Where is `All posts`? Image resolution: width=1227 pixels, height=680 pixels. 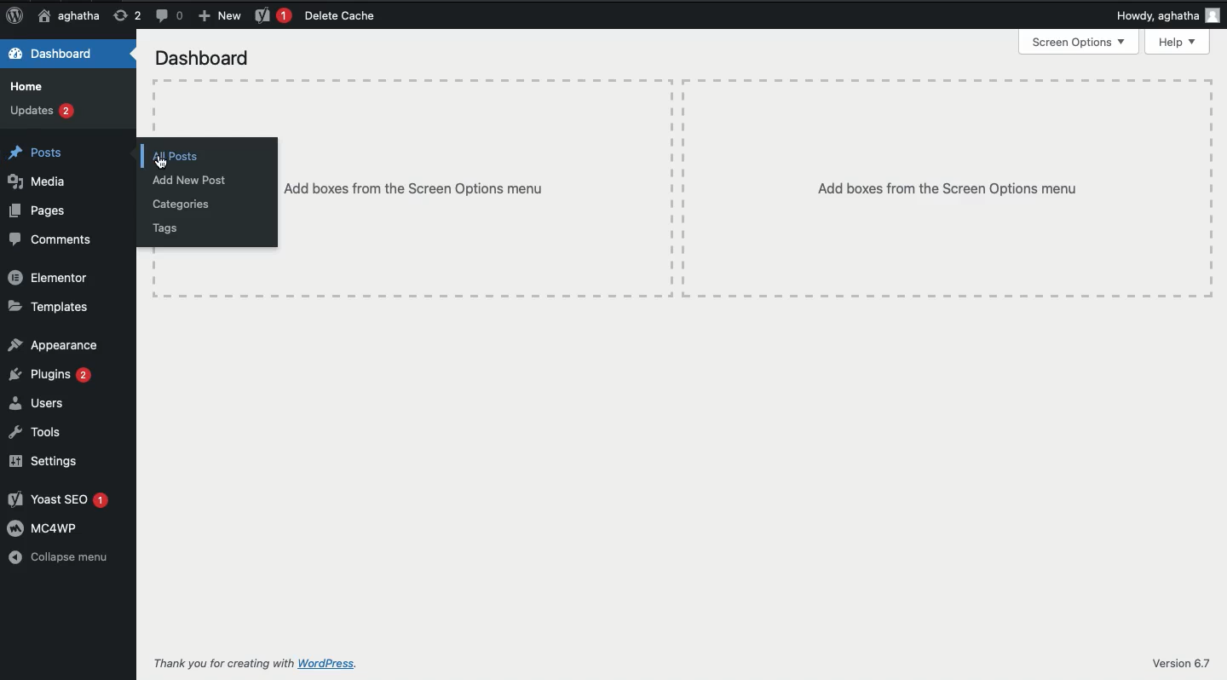
All posts is located at coordinates (171, 156).